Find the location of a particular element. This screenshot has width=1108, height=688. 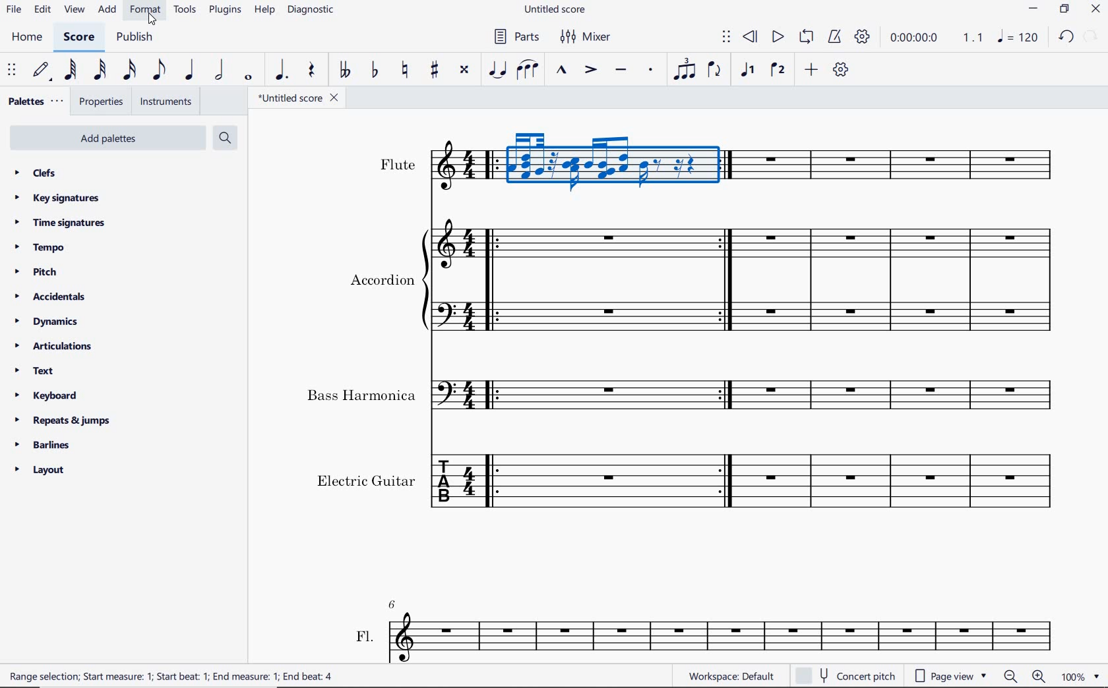

keyboard is located at coordinates (48, 395).